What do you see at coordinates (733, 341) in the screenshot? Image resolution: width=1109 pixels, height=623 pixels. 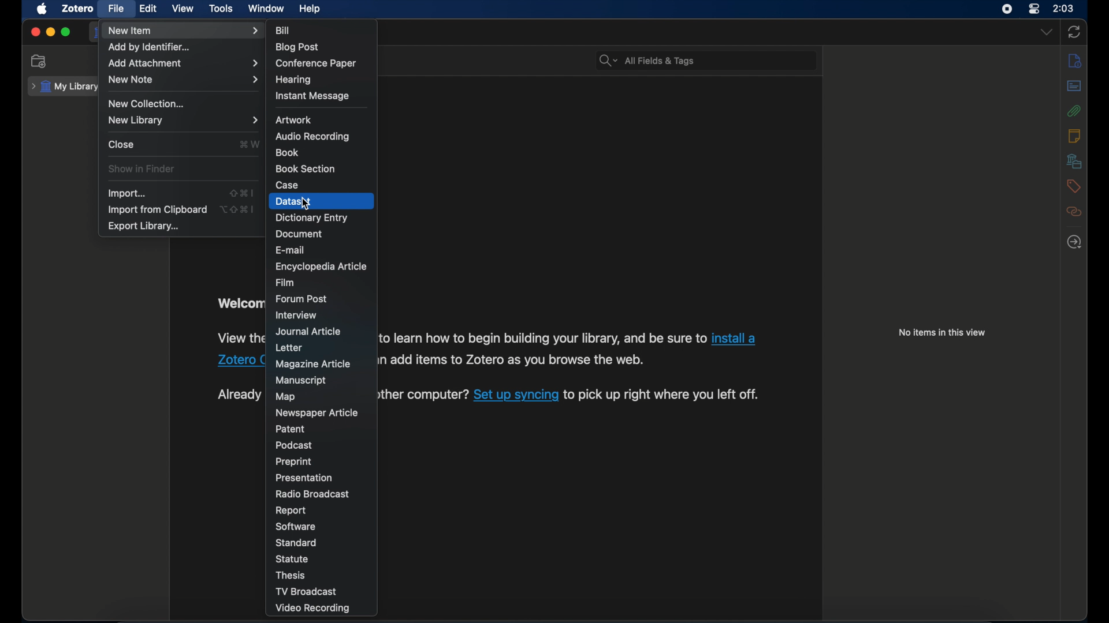 I see `` at bounding box center [733, 341].